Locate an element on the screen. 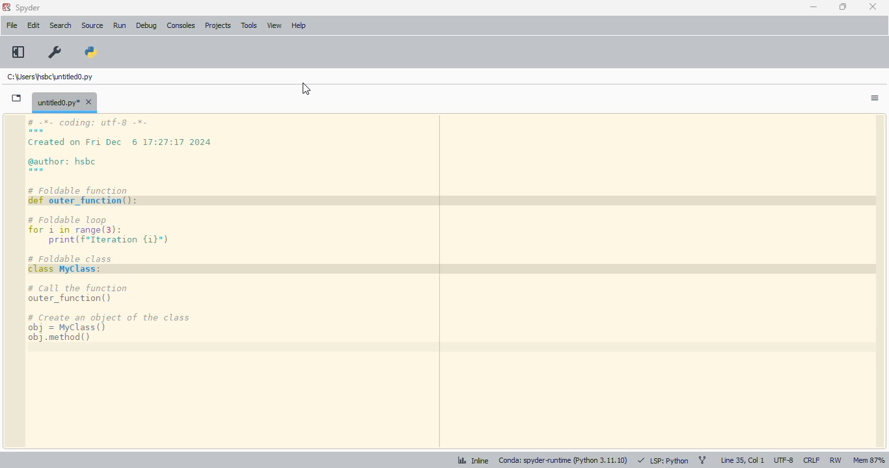 The height and width of the screenshot is (468, 889). preferences is located at coordinates (55, 51).